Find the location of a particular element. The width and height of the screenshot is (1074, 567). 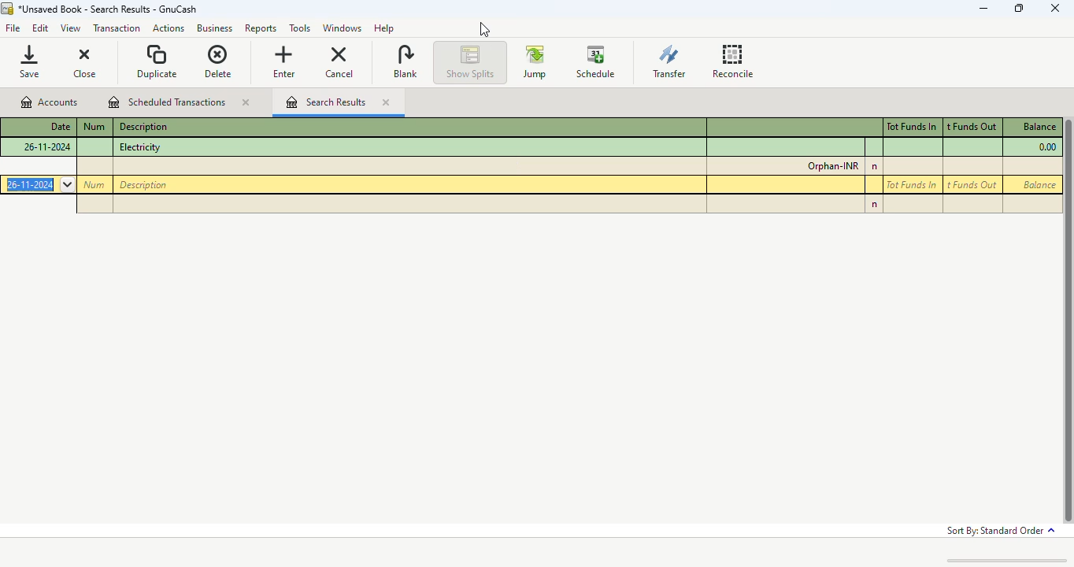

help is located at coordinates (386, 28).